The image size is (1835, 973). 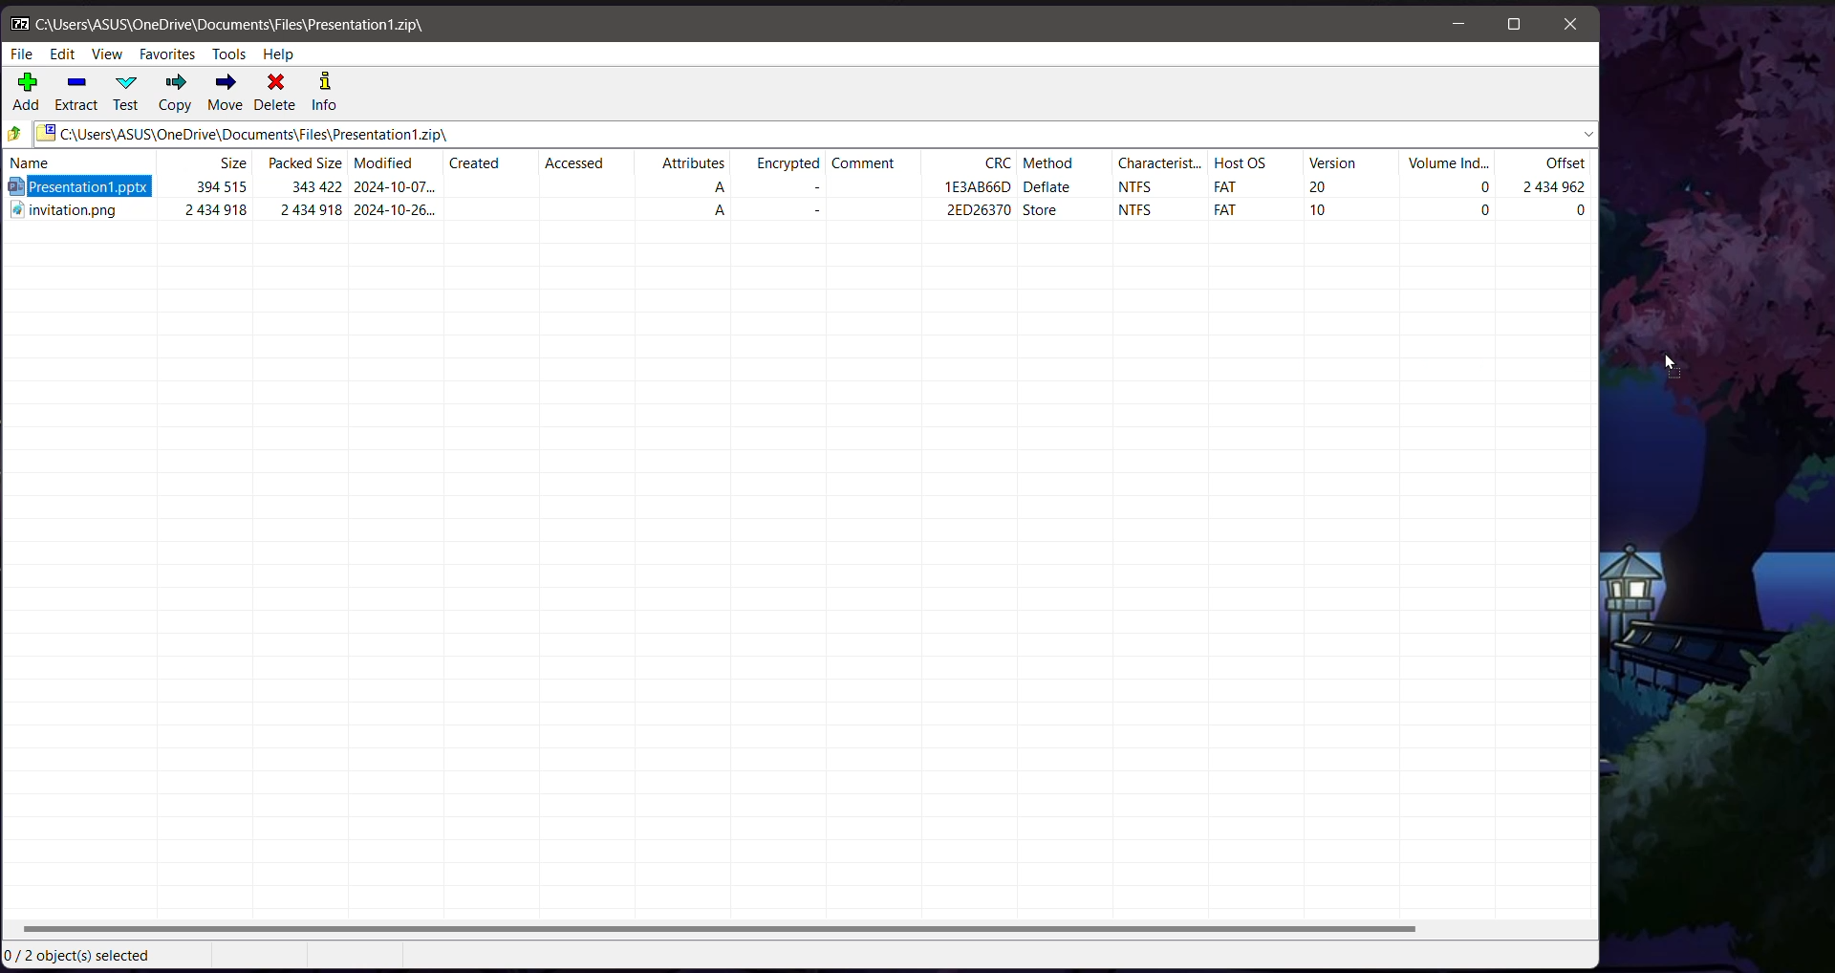 I want to click on FAT, so click(x=1220, y=210).